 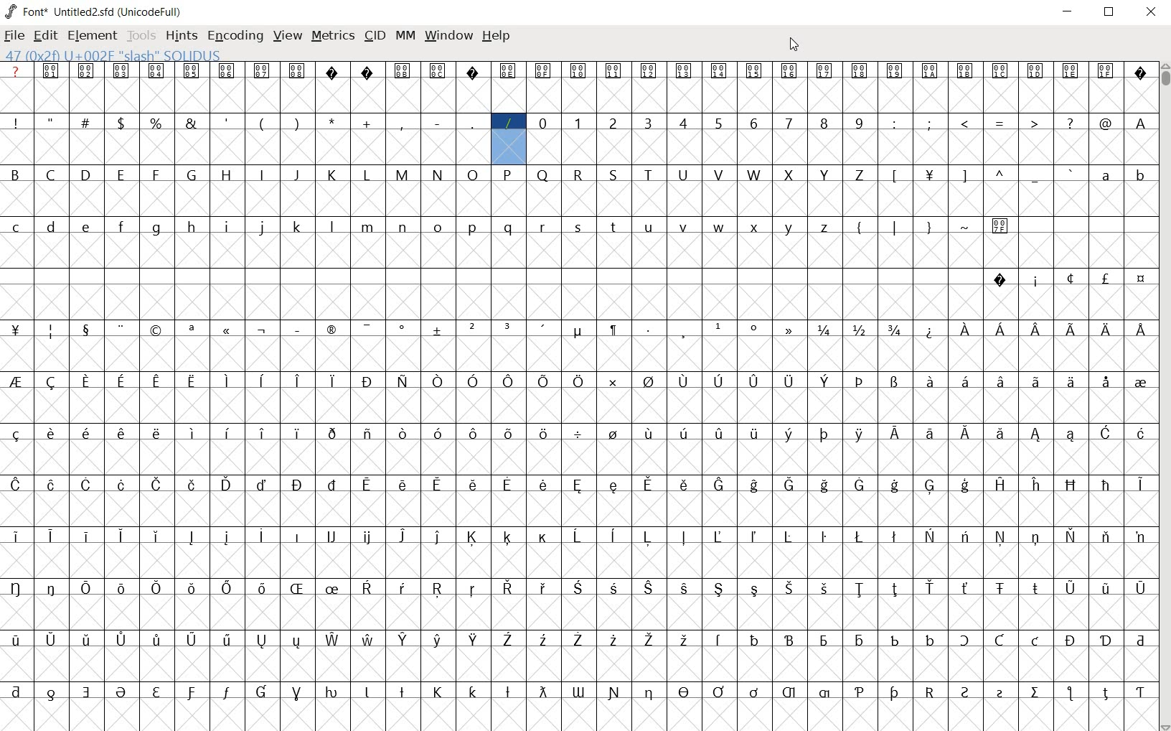 What do you see at coordinates (367, 587) in the screenshot?
I see `glyph` at bounding box center [367, 587].